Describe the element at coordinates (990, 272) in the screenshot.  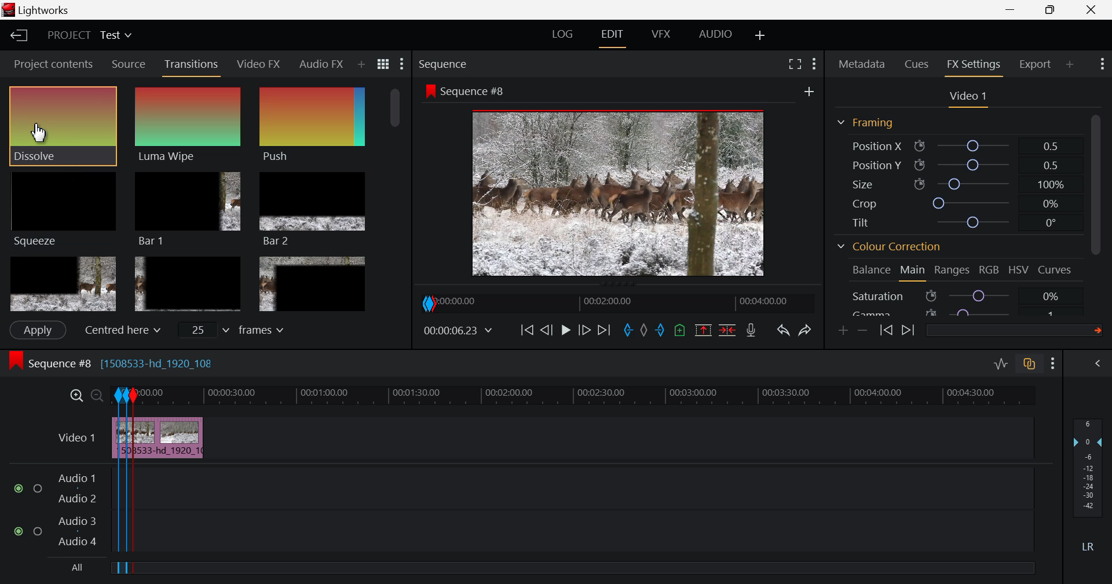
I see `RGB Tab` at that location.